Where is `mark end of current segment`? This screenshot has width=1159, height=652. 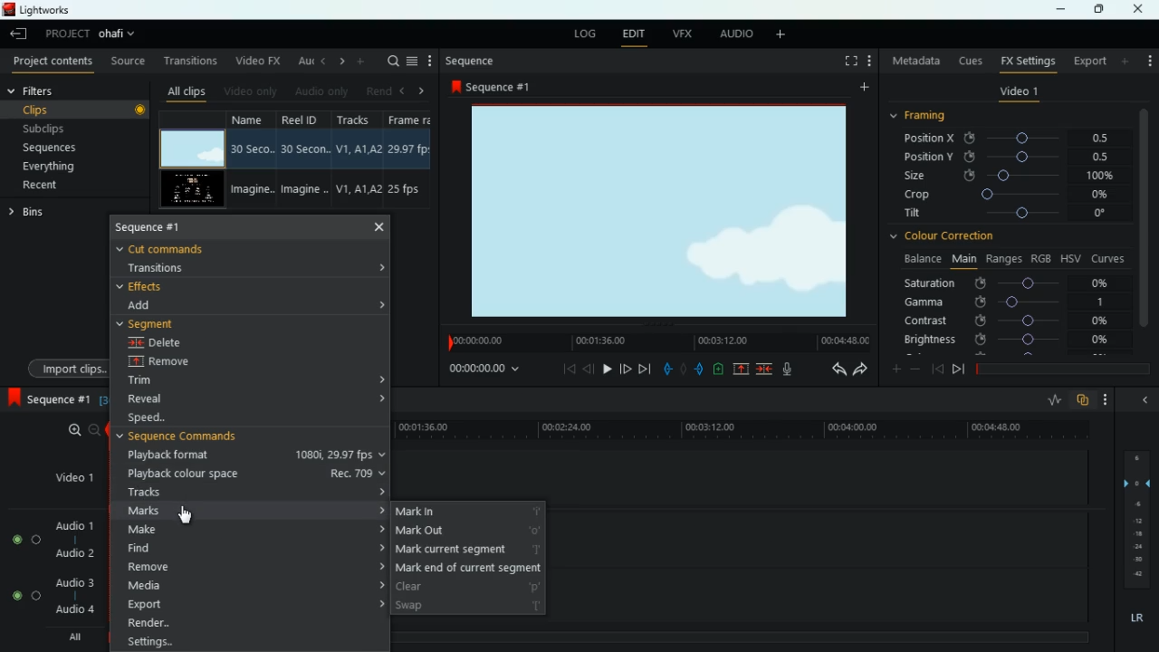 mark end of current segment is located at coordinates (473, 566).